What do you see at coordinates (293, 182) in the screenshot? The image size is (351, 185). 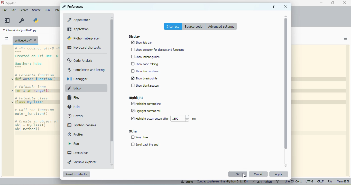 I see `line 35, col 1` at bounding box center [293, 182].